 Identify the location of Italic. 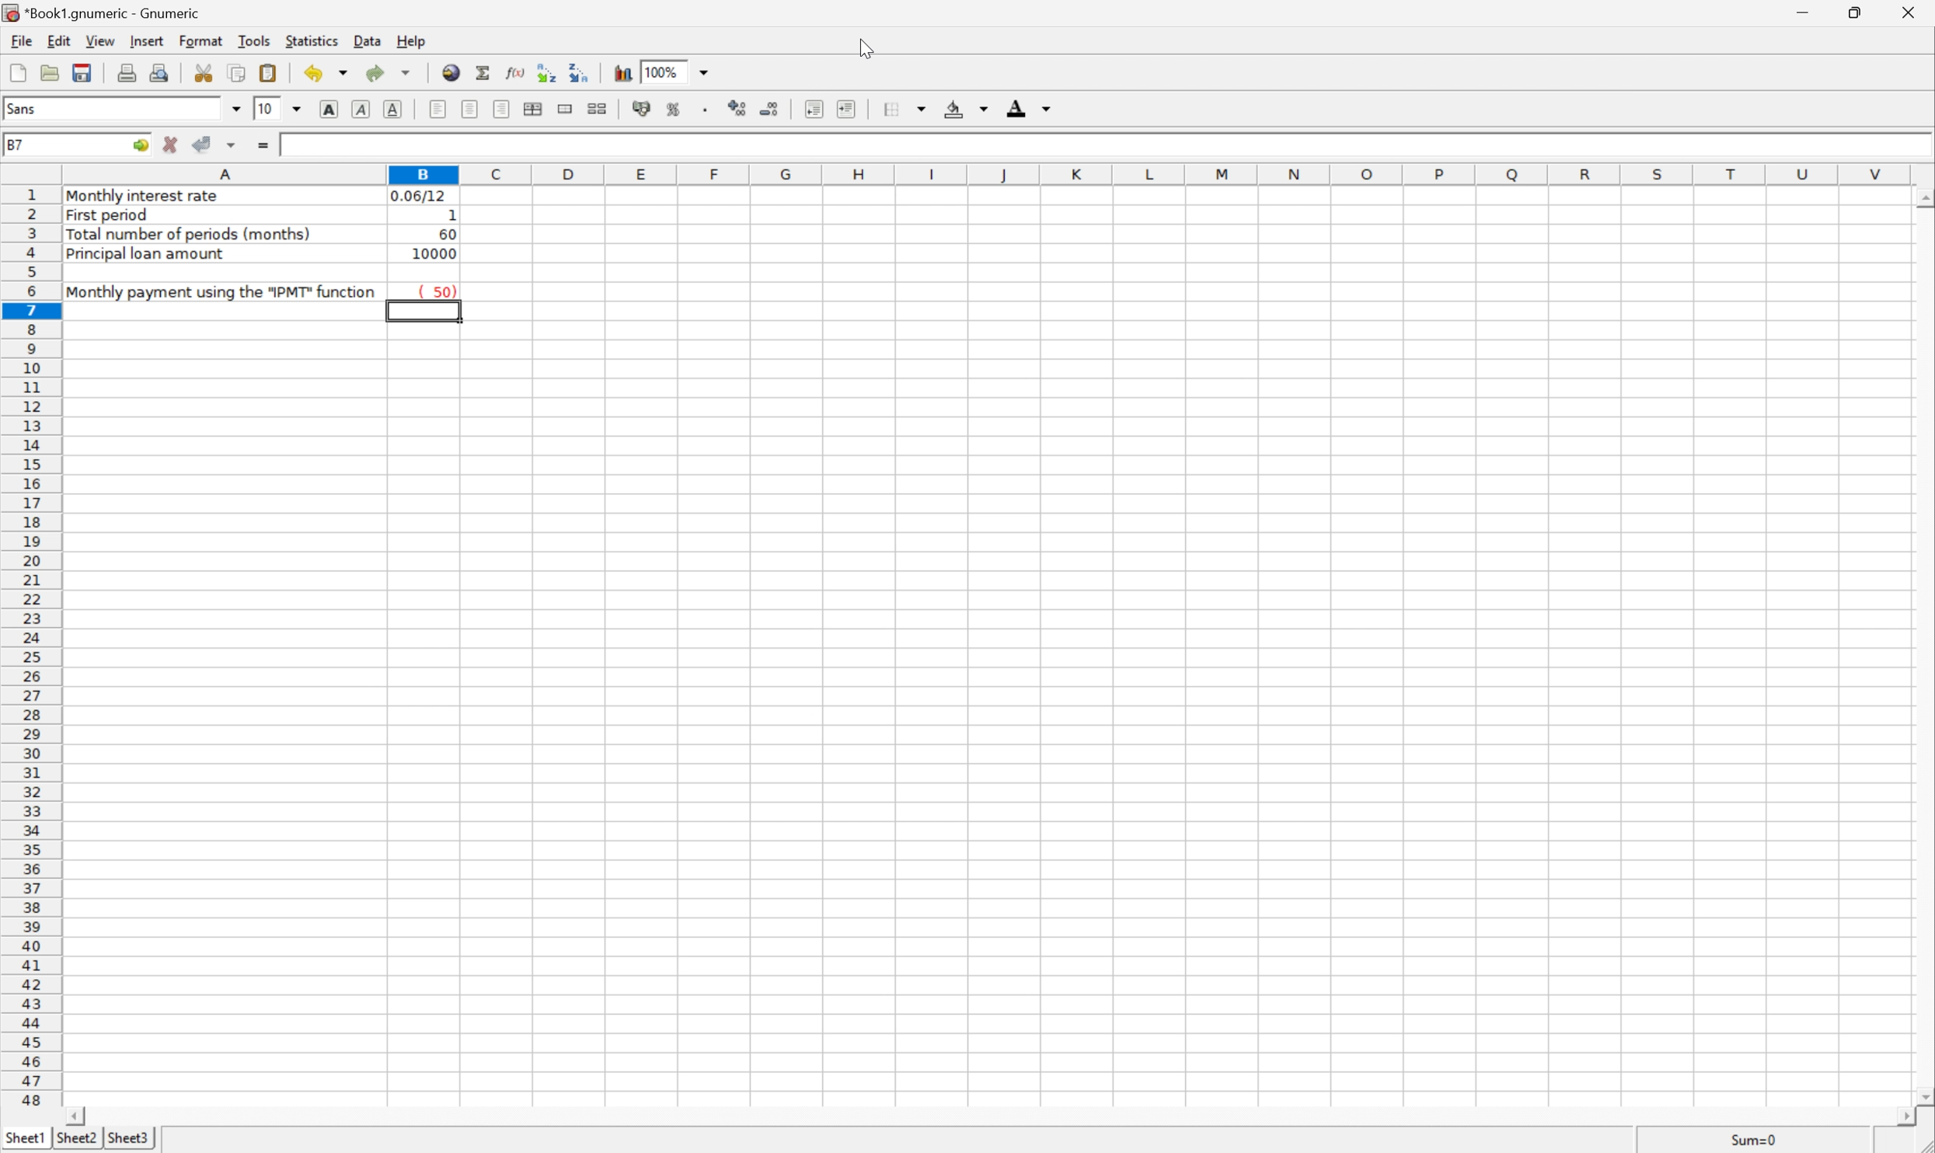
(364, 108).